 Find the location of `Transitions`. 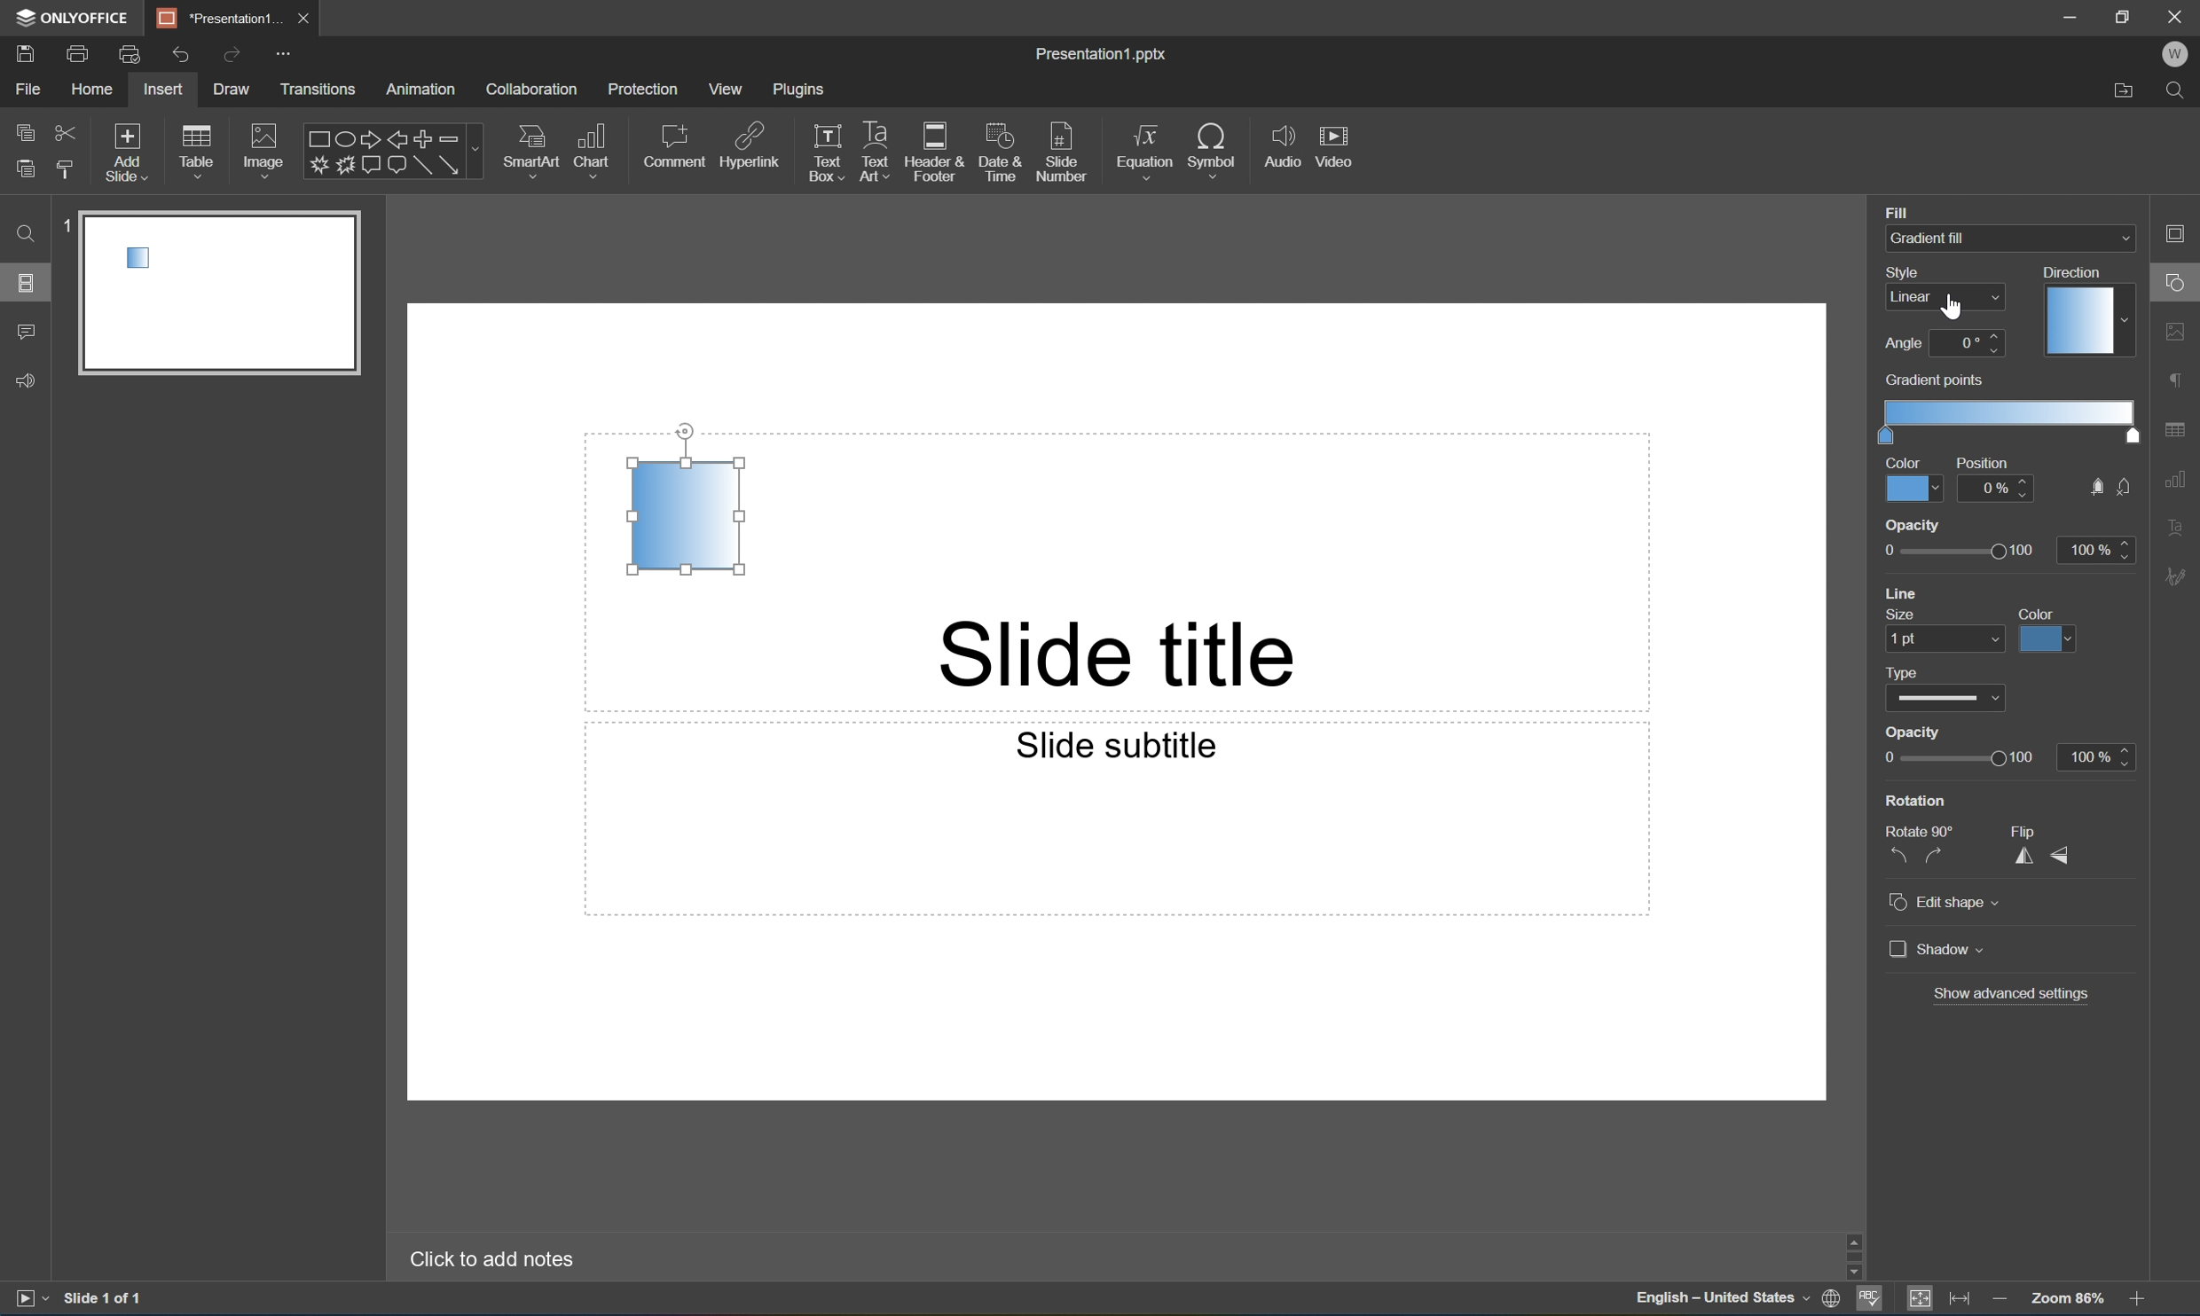

Transitions is located at coordinates (318, 91).